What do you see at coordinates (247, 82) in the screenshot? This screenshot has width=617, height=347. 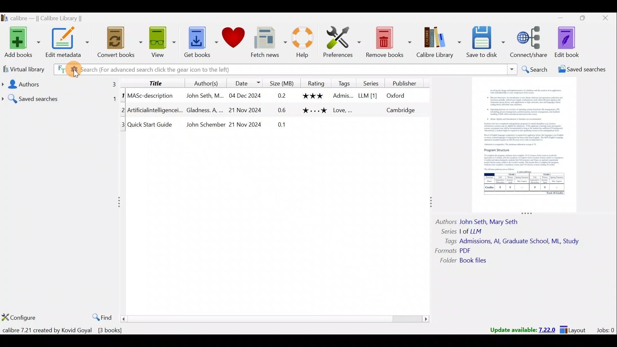 I see `Date` at bounding box center [247, 82].